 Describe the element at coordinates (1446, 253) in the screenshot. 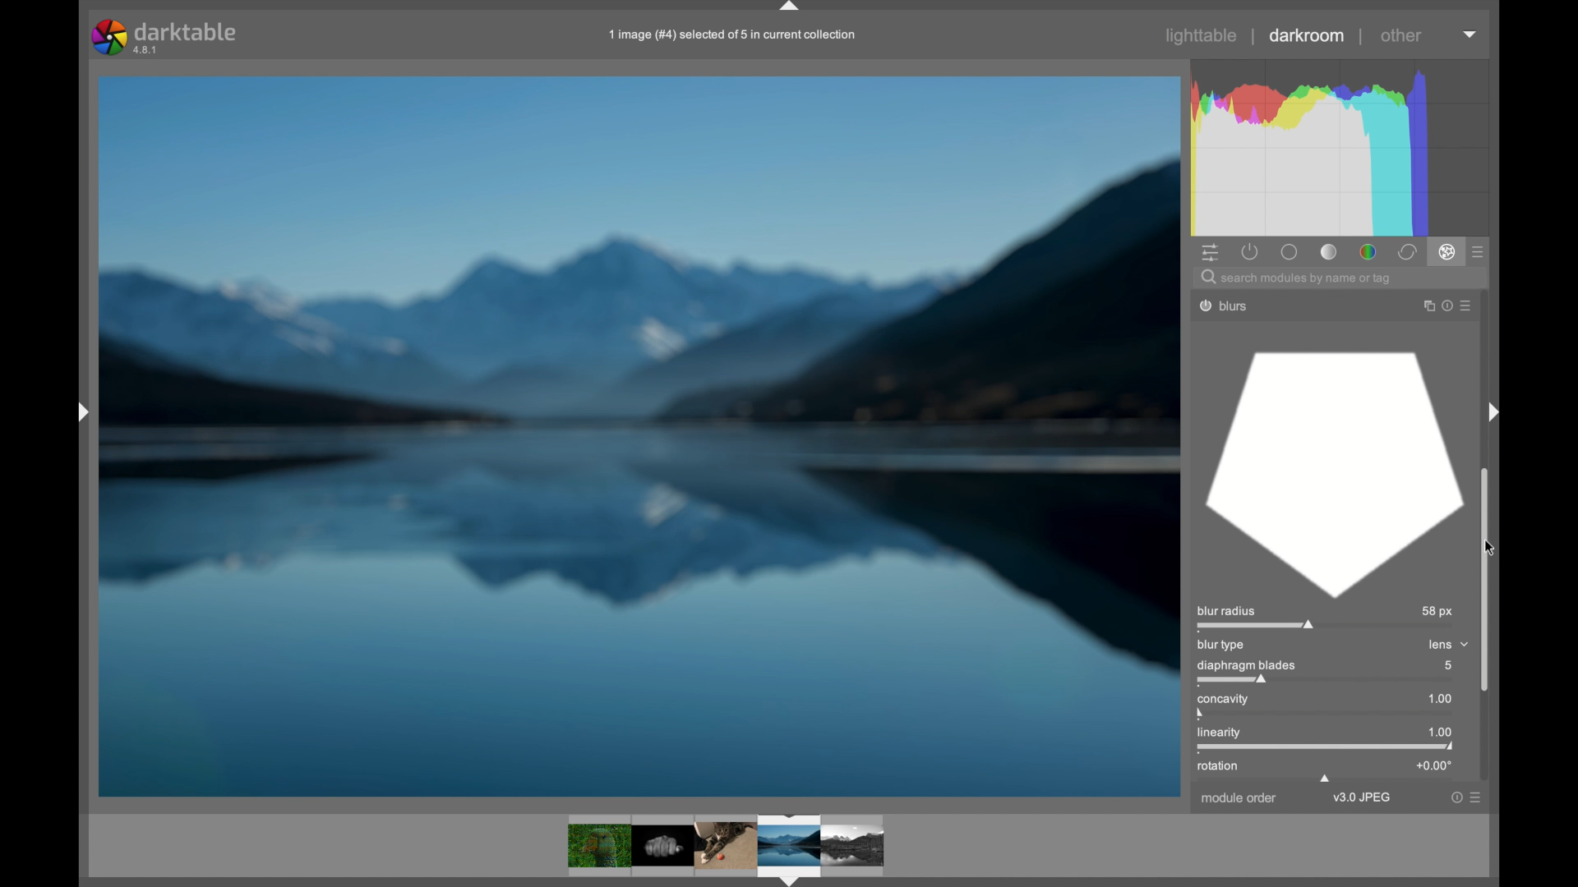

I see `effect` at that location.